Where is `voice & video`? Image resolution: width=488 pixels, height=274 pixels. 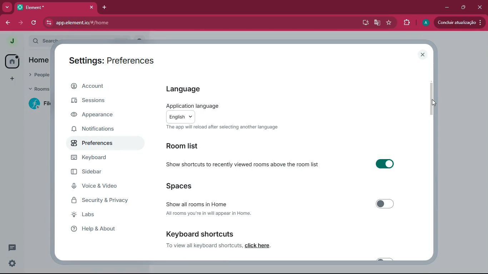
voice & video is located at coordinates (100, 186).